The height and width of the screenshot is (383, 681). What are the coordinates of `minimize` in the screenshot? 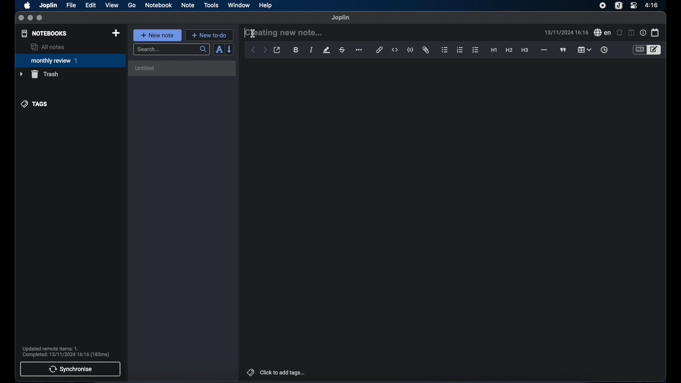 It's located at (30, 18).